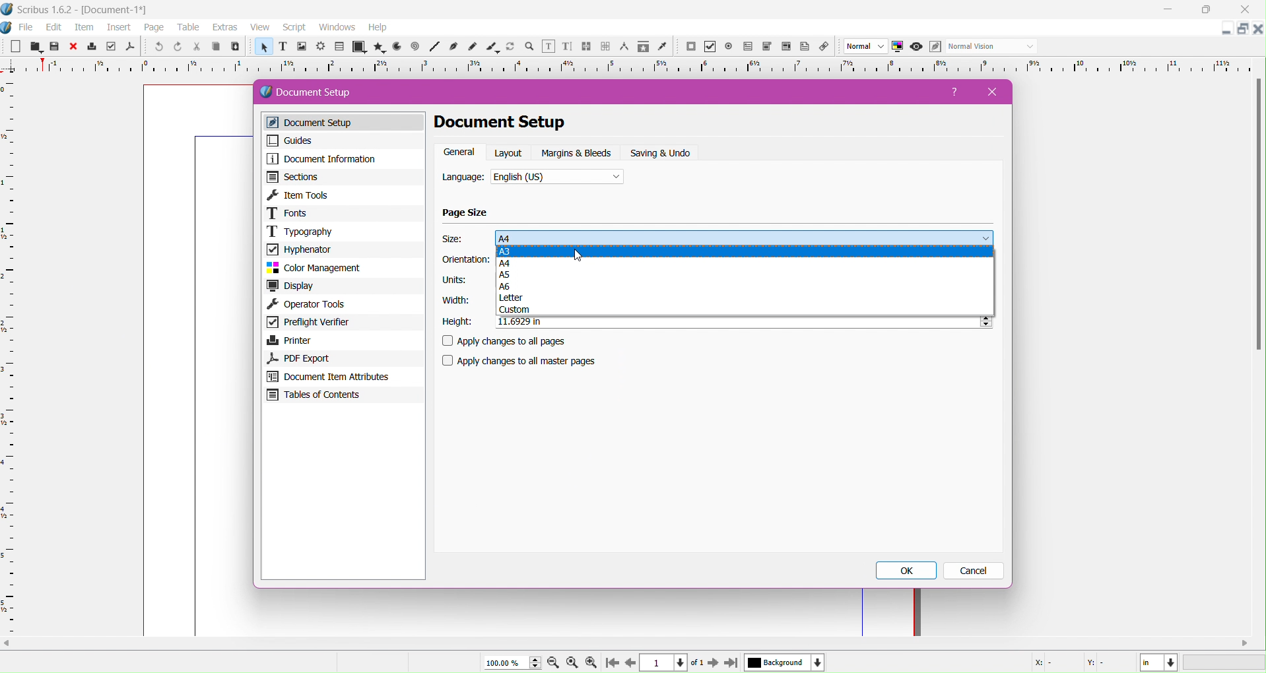  Describe the element at coordinates (908, 571) in the screenshot. I see `OK` at that location.